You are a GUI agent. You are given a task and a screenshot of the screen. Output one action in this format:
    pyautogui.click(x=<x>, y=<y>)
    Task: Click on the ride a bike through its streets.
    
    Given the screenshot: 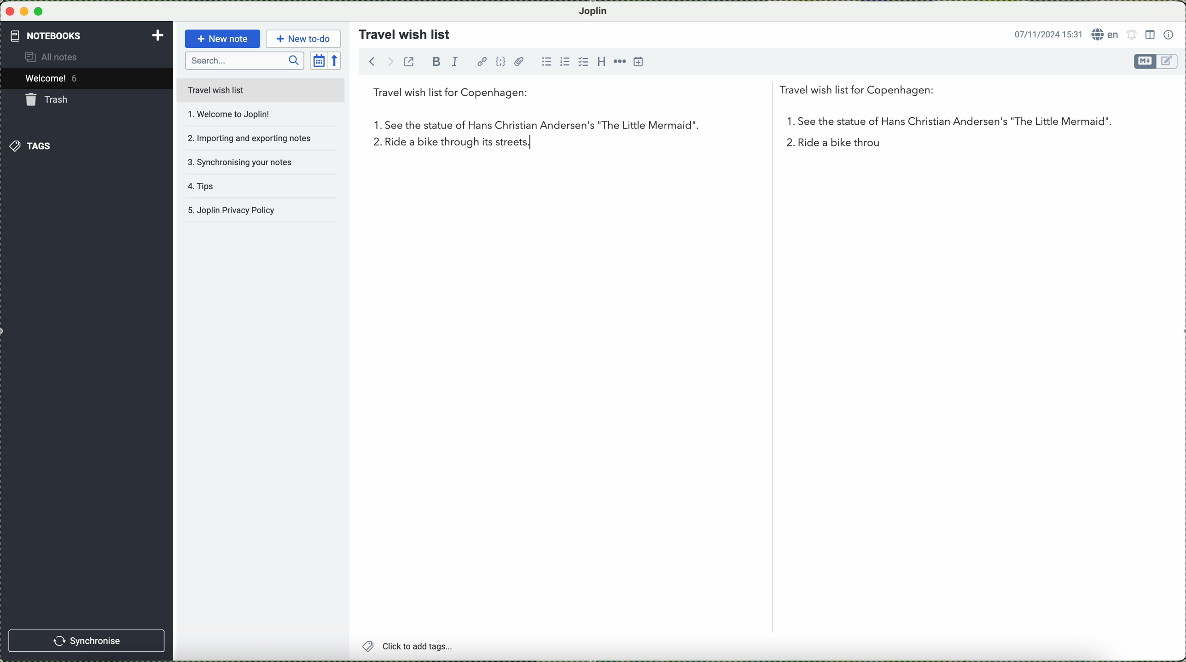 What is the action you would take?
    pyautogui.click(x=453, y=147)
    